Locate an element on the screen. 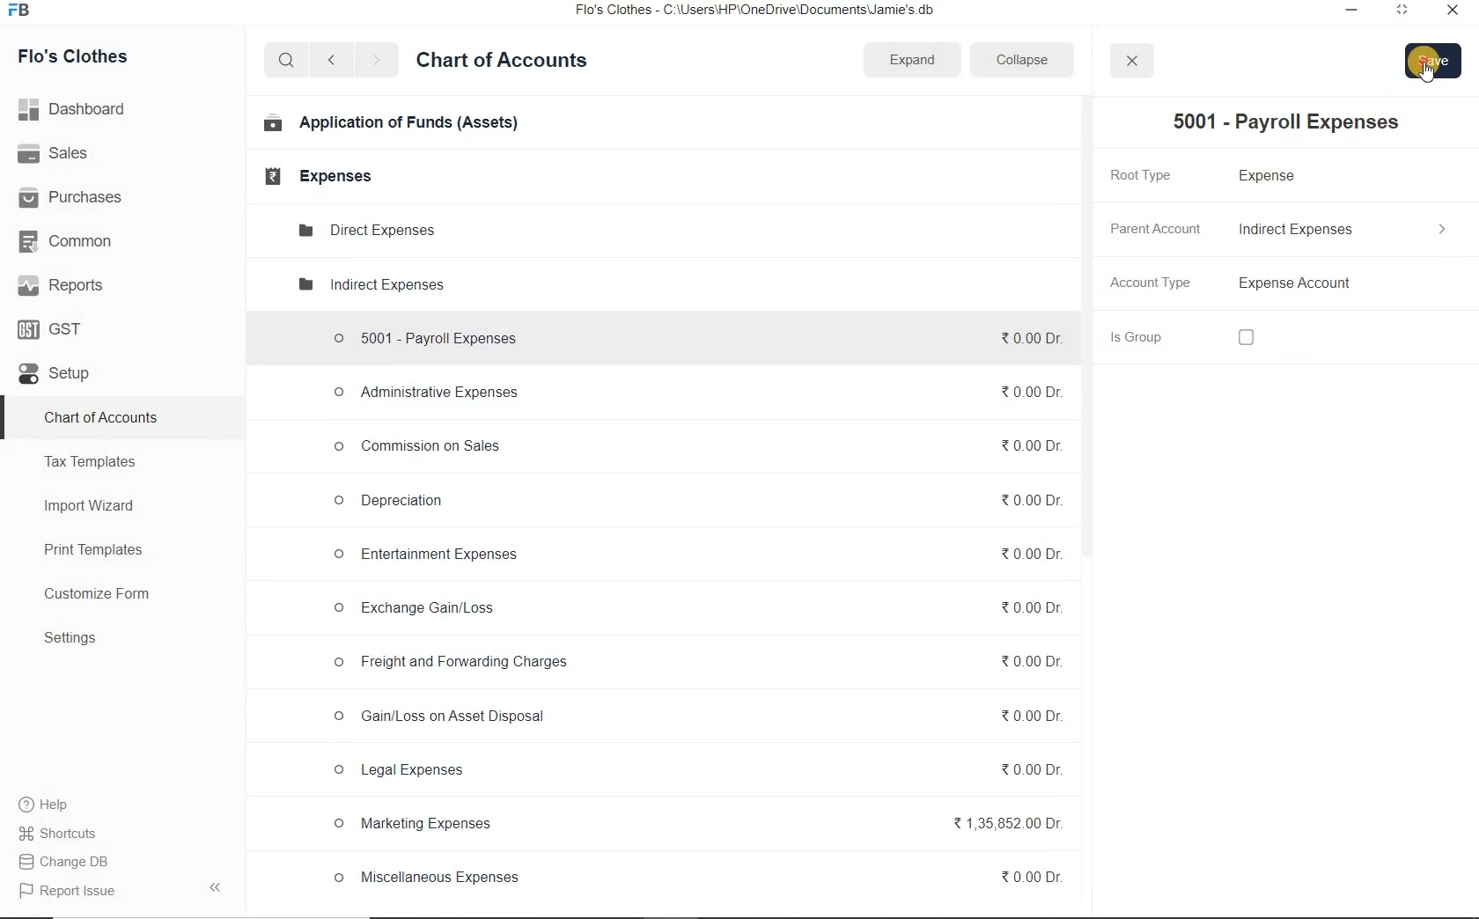  © Gain/Loss on Asset Disposal %0.00Dr. is located at coordinates (695, 719).